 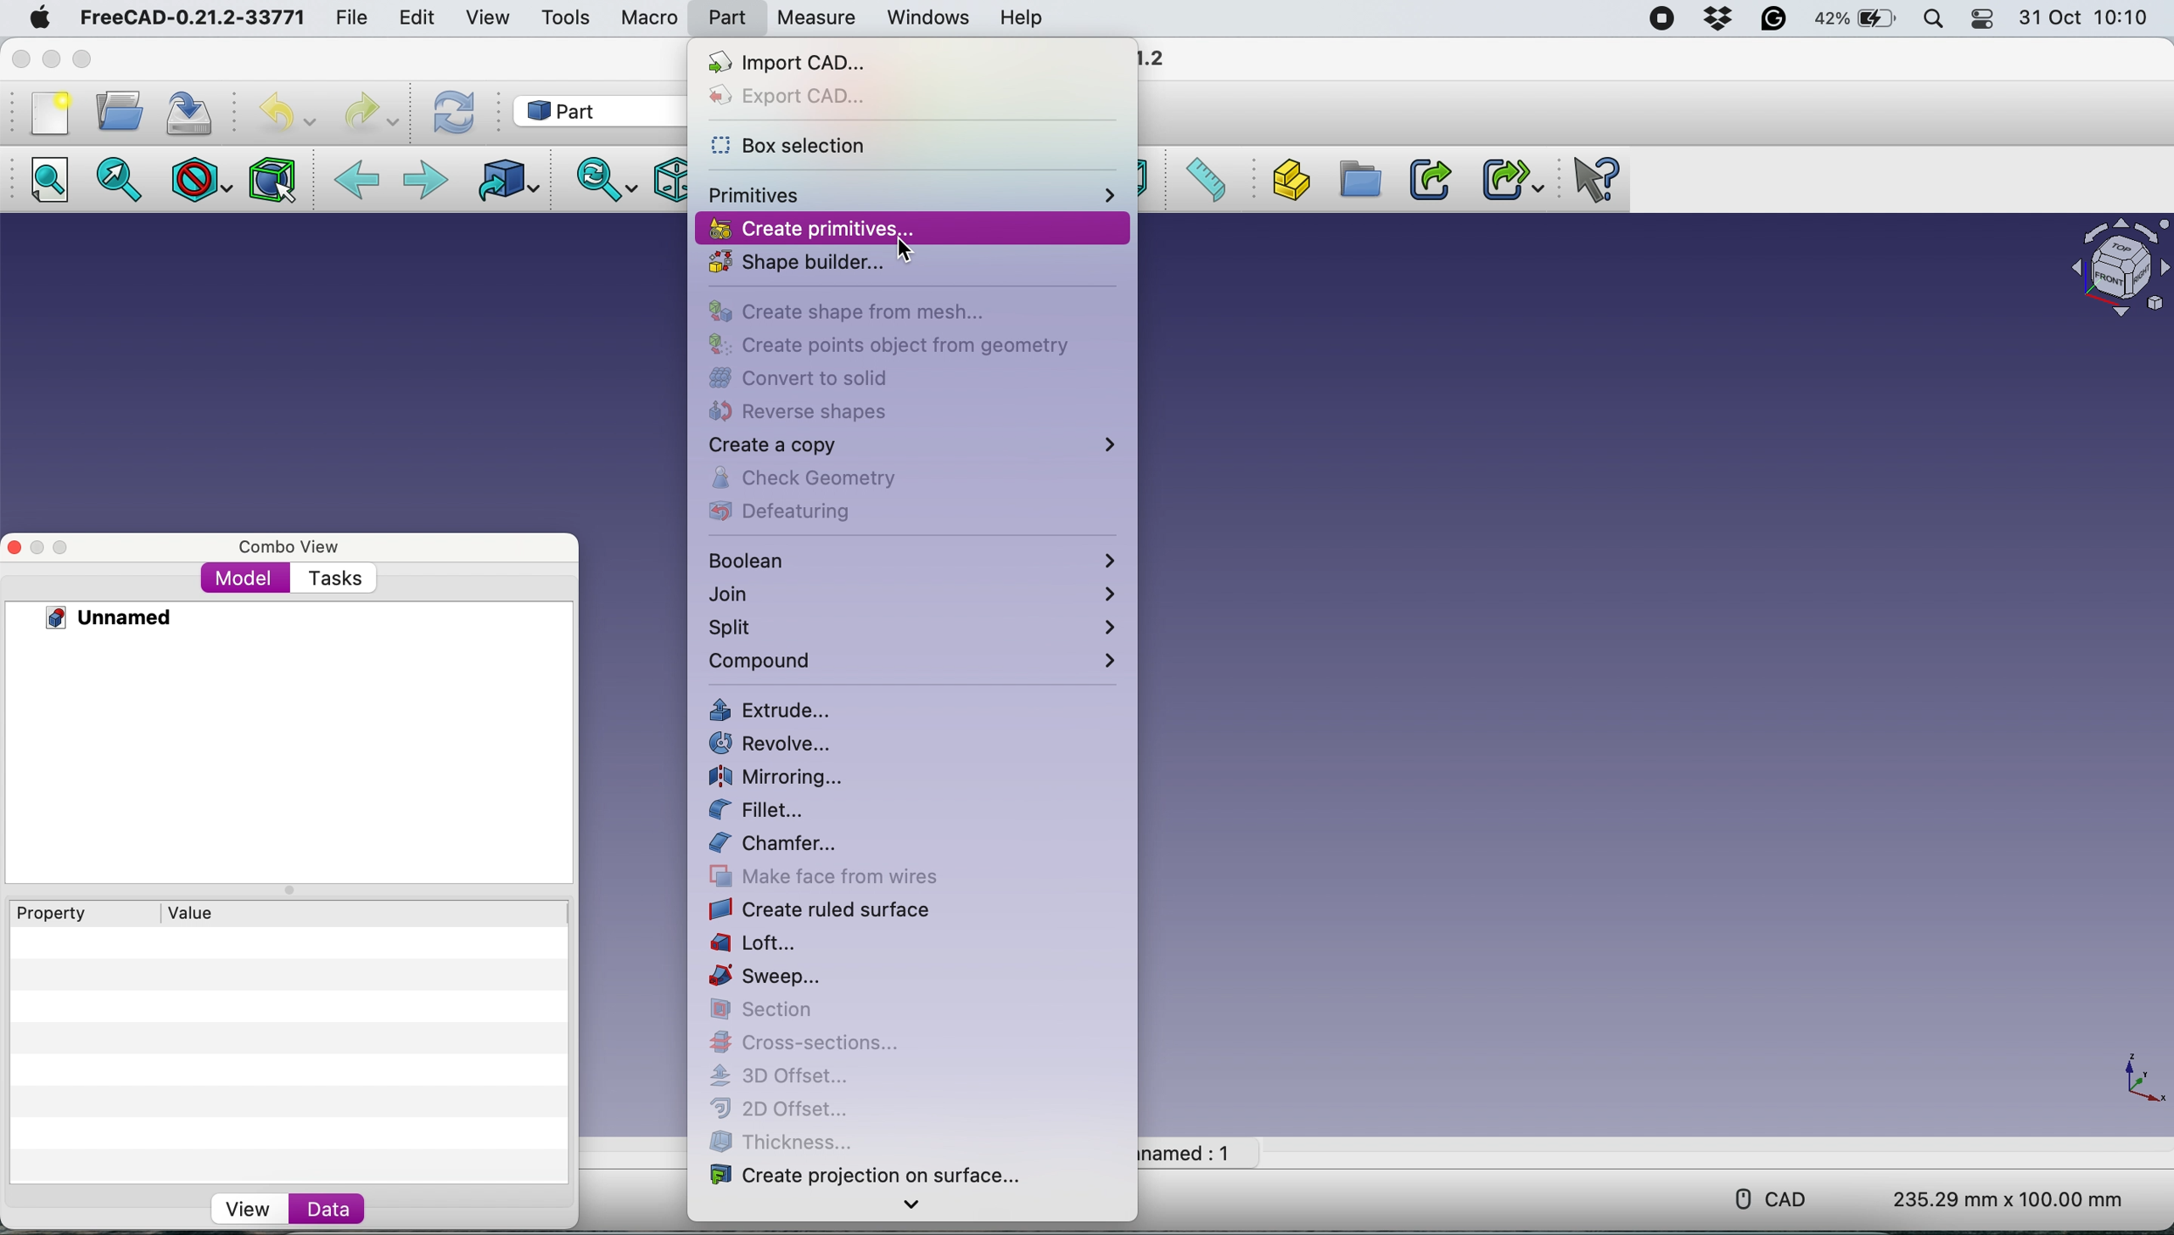 What do you see at coordinates (81, 60) in the screenshot?
I see `Maximize` at bounding box center [81, 60].